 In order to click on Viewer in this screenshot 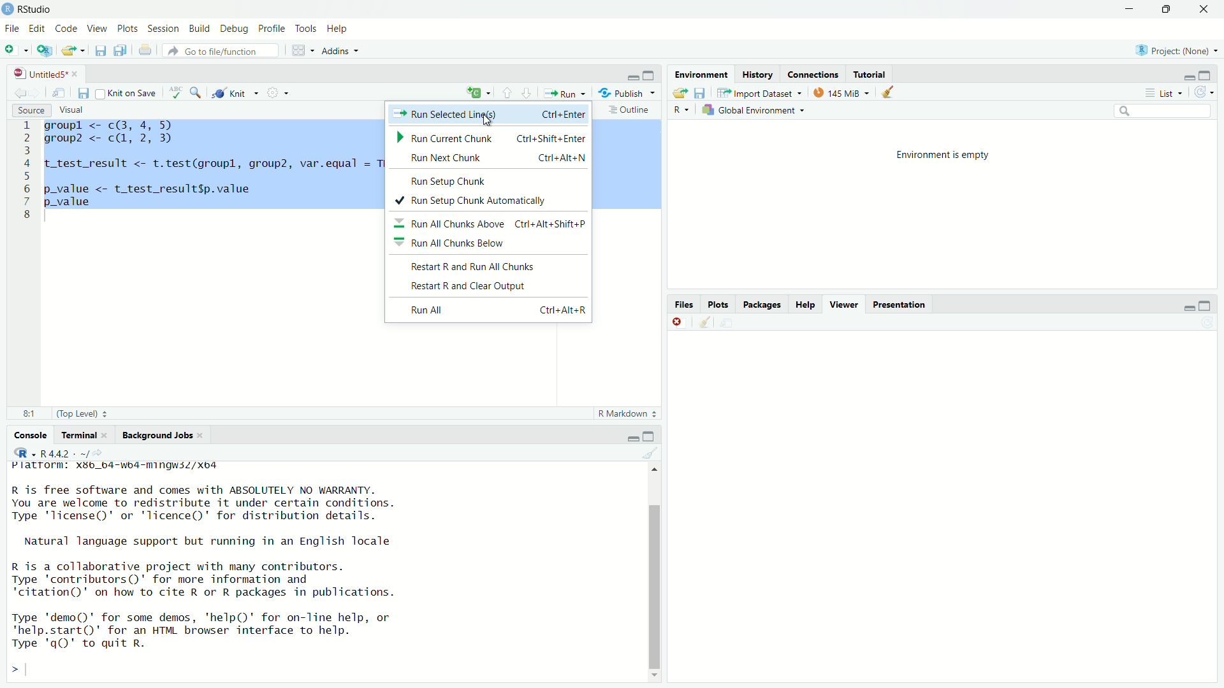, I will do `click(843, 305)`.